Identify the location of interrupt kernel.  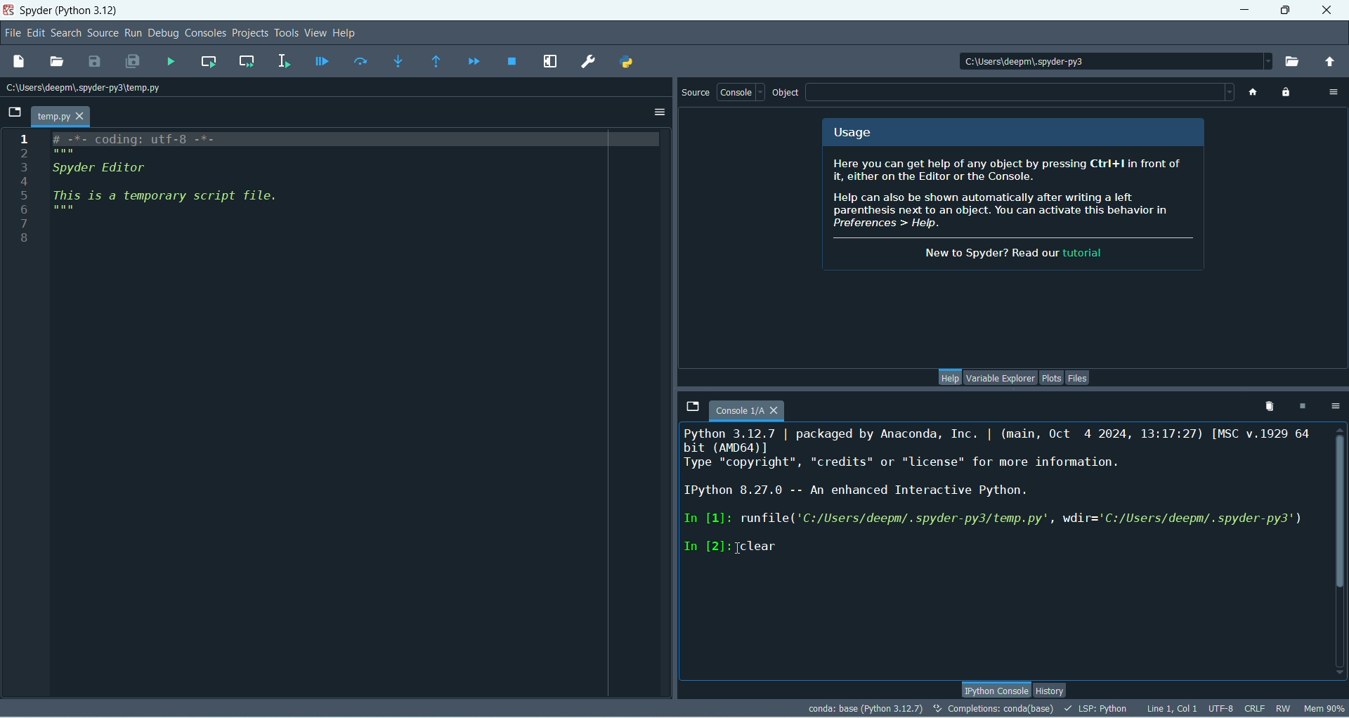
(1306, 406).